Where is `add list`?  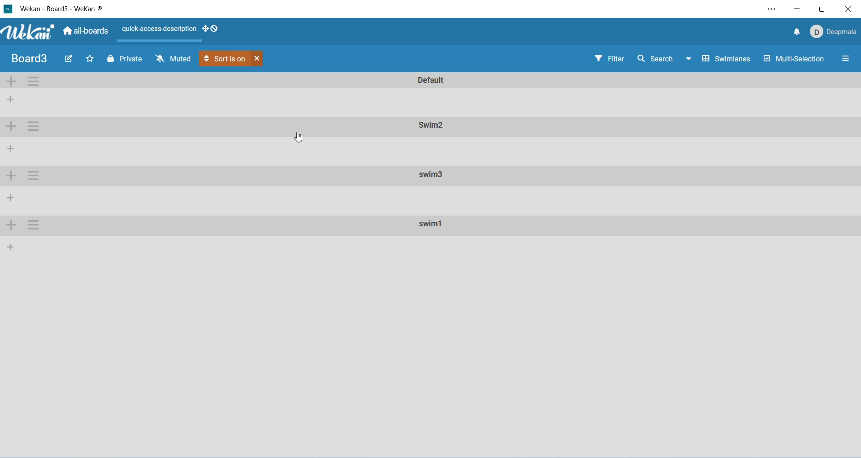
add list is located at coordinates (10, 246).